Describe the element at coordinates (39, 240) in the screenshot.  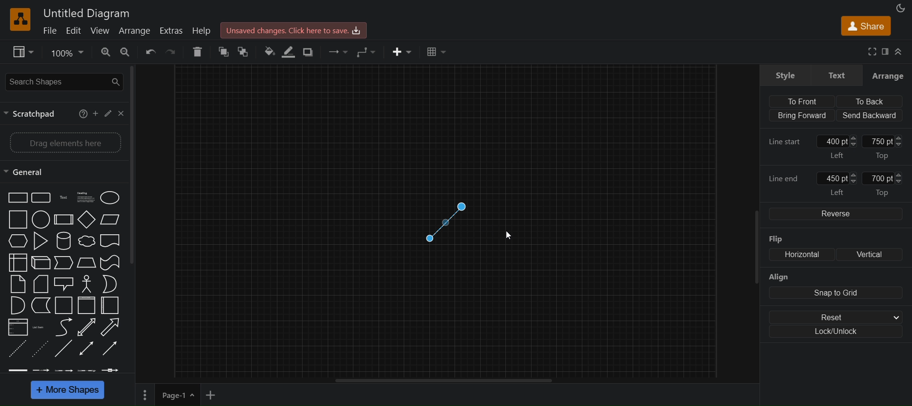
I see `Triangle` at that location.